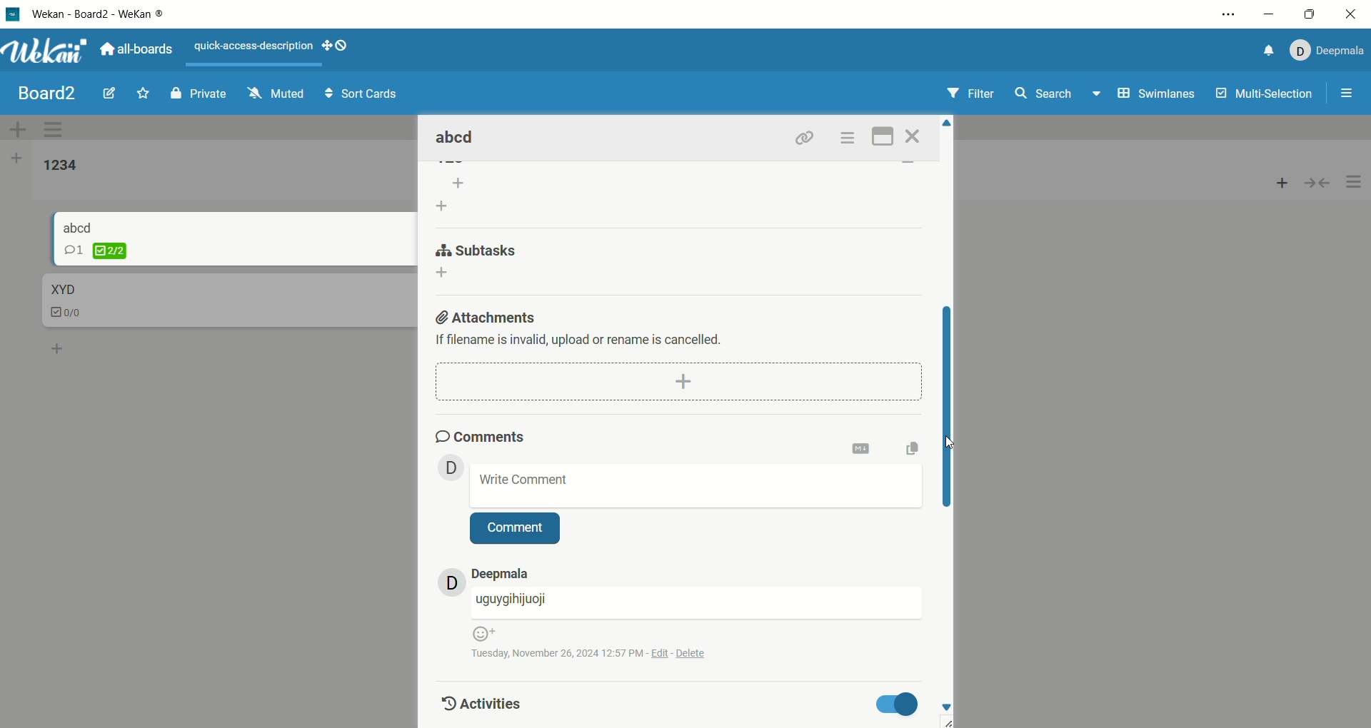 The height and width of the screenshot is (728, 1371). Describe the element at coordinates (805, 137) in the screenshot. I see `link` at that location.